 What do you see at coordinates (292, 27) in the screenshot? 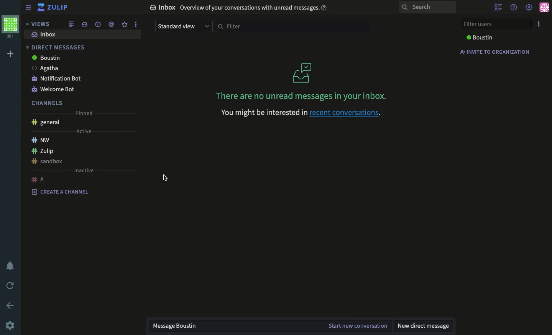
I see `filter` at bounding box center [292, 27].